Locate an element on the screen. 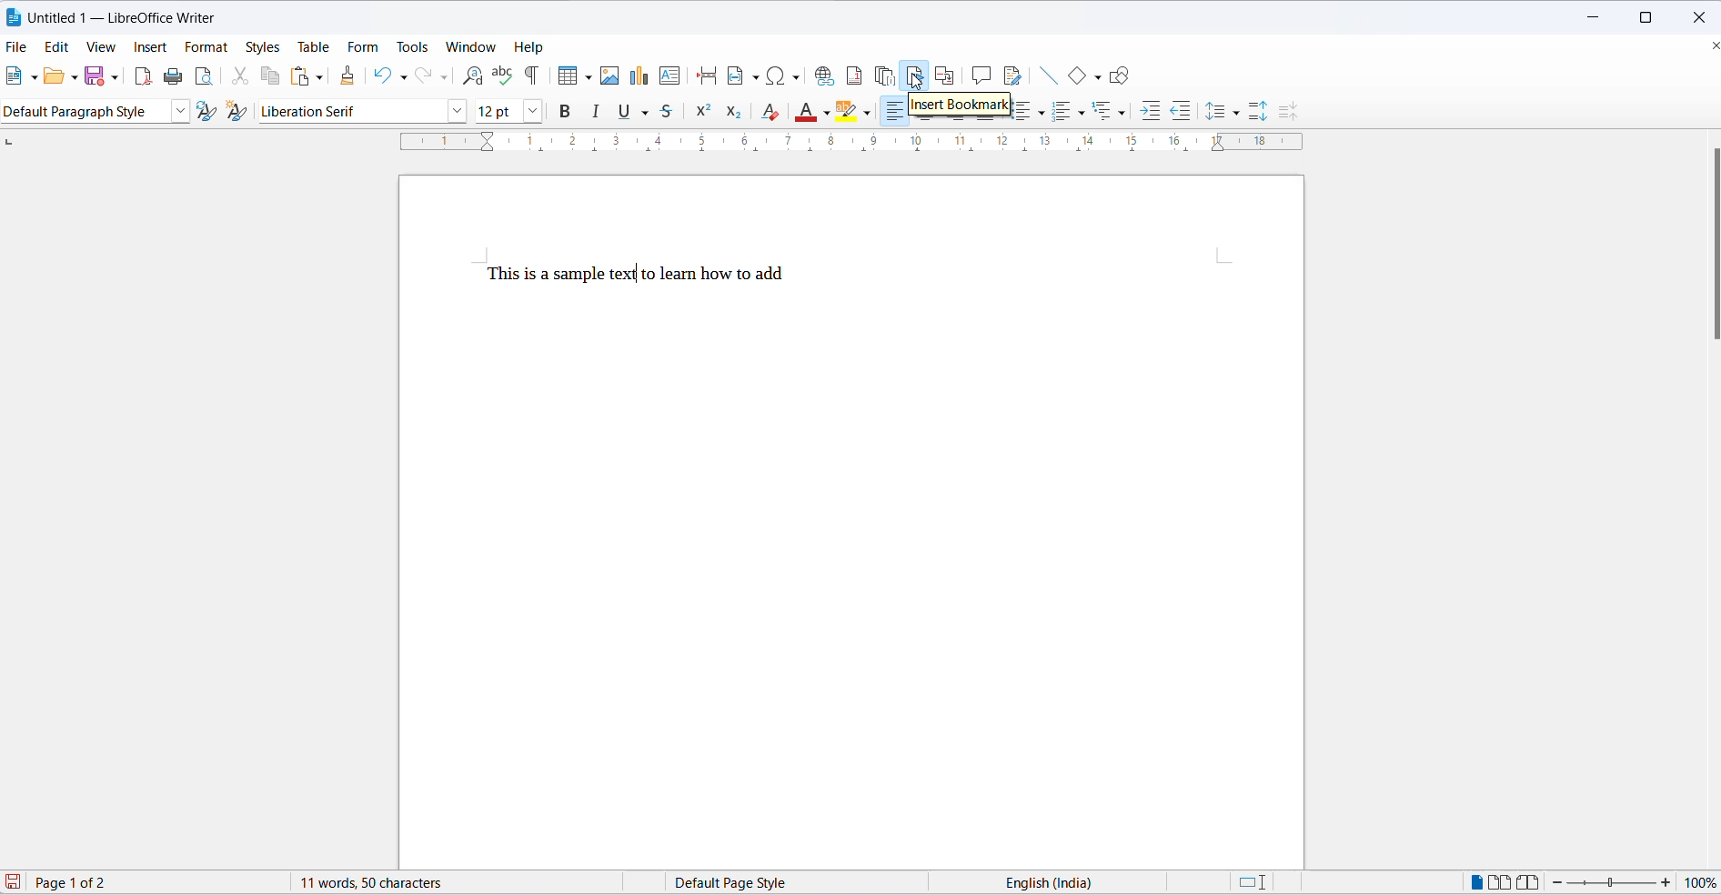 This screenshot has height=895, width=1721. maximize is located at coordinates (1649, 15).